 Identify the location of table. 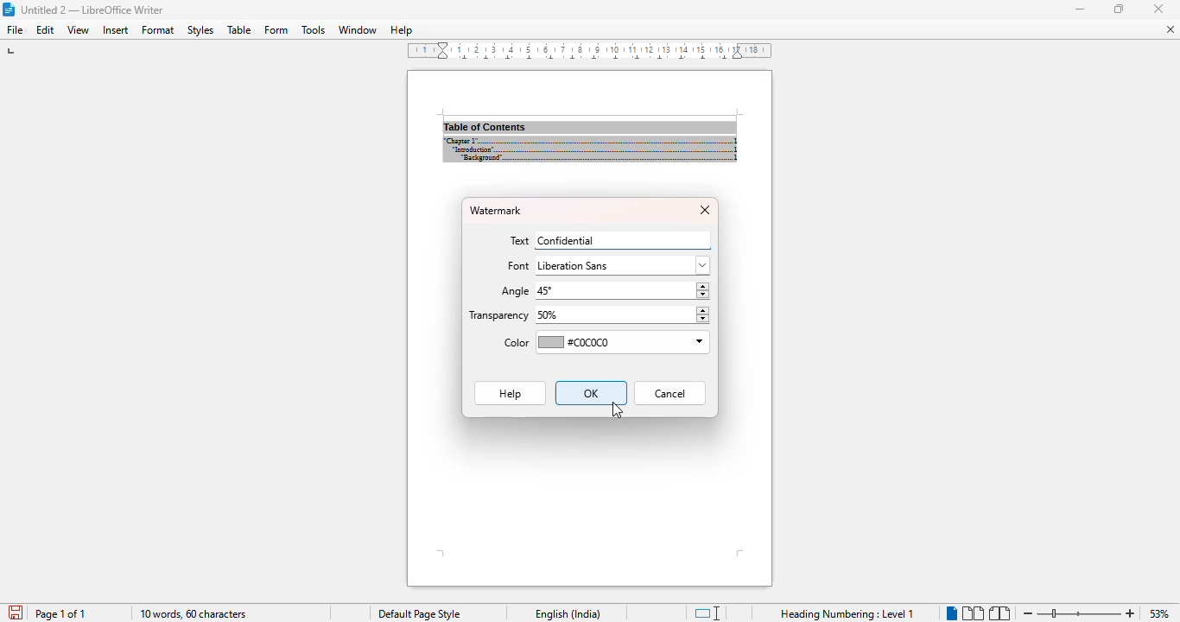
(239, 29).